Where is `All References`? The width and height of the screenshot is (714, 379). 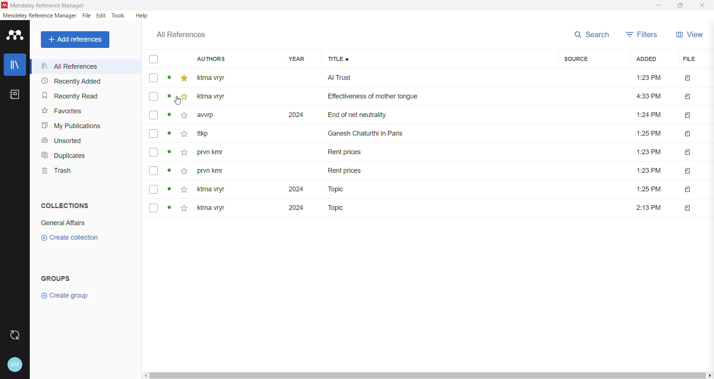
All References is located at coordinates (86, 66).